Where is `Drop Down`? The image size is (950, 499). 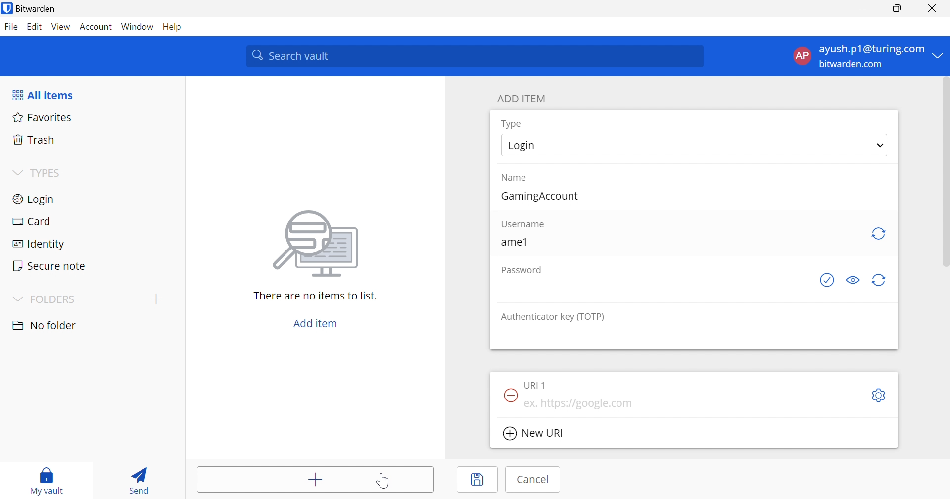 Drop Down is located at coordinates (15, 299).